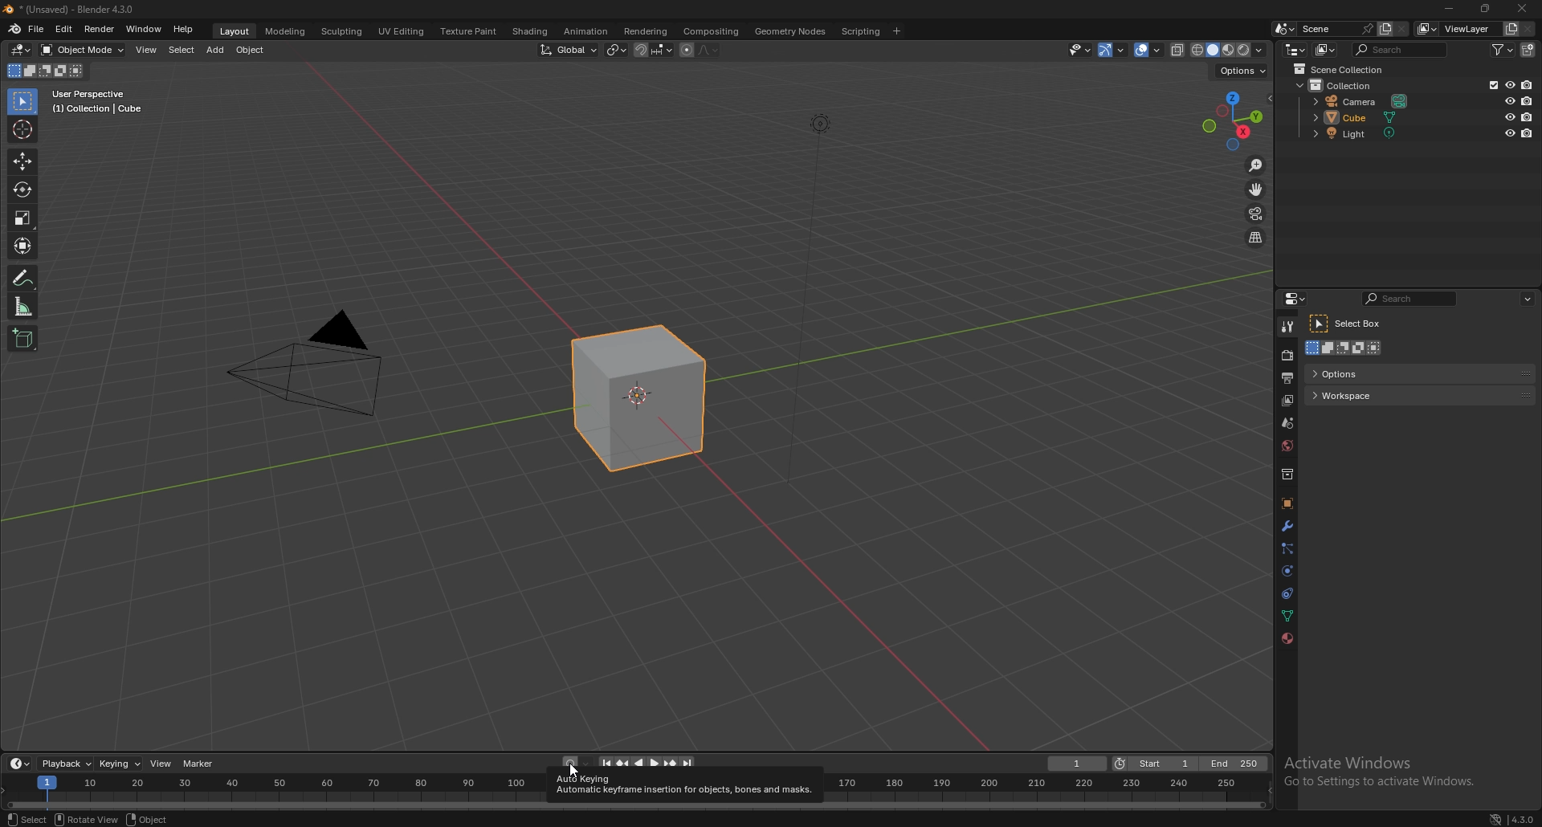  What do you see at coordinates (1287, 503) in the screenshot?
I see `object` at bounding box center [1287, 503].